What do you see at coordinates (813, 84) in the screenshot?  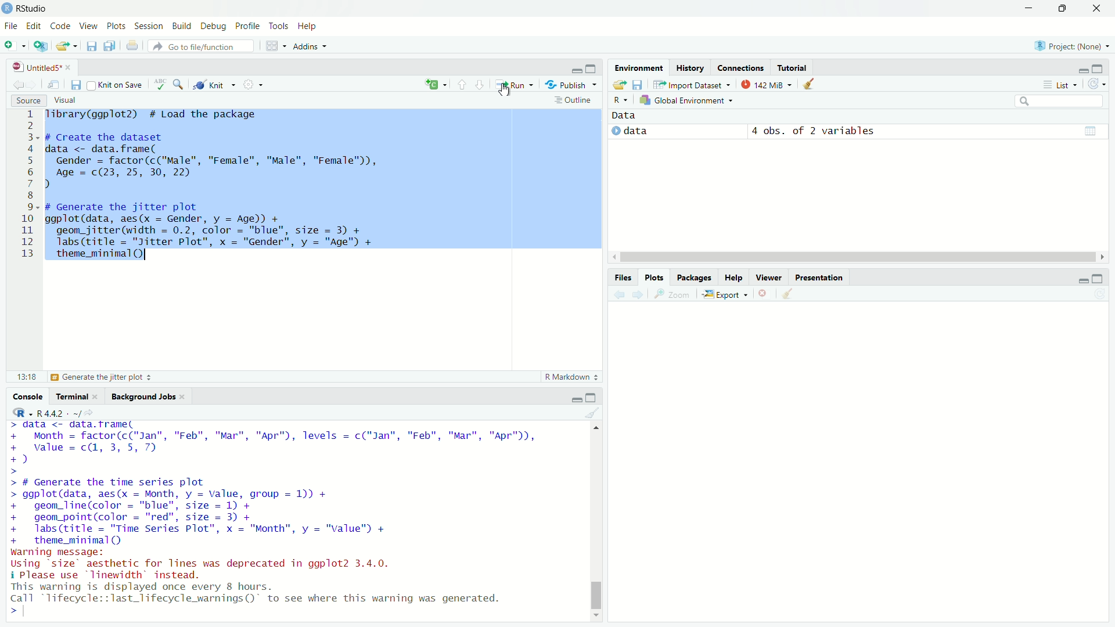 I see `clear objects from the workspace` at bounding box center [813, 84].